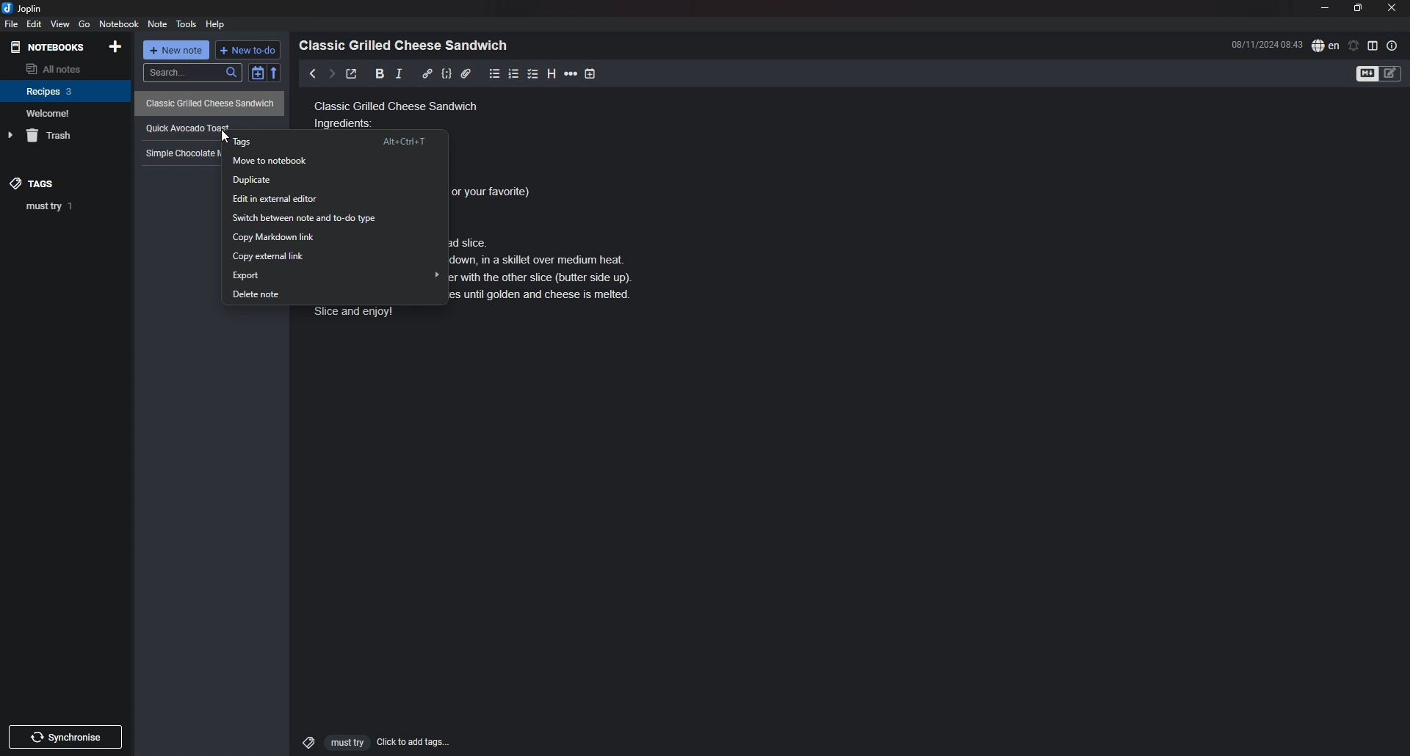 The image size is (1410, 756). Describe the element at coordinates (533, 73) in the screenshot. I see `checkbox` at that location.